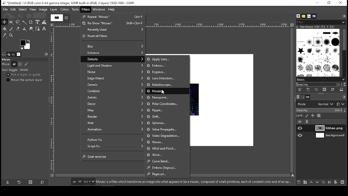 The width and height of the screenshot is (348, 196). What do you see at coordinates (315, 105) in the screenshot?
I see `mode` at bounding box center [315, 105].